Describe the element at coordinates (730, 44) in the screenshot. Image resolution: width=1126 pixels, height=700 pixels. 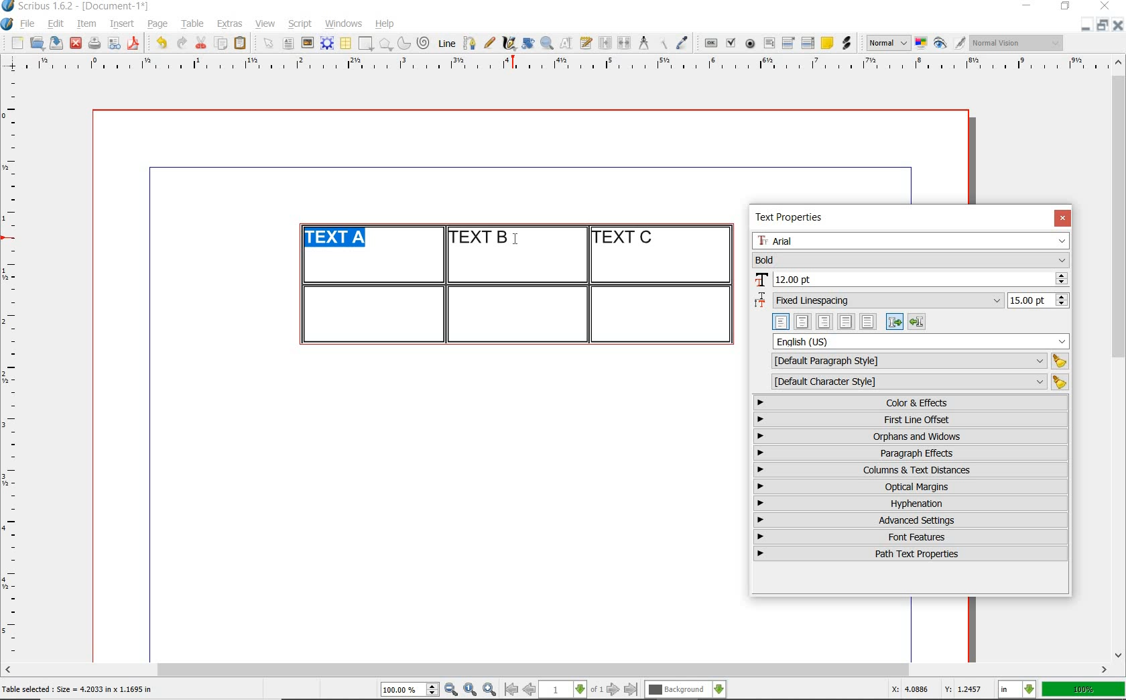
I see `pdf check box` at that location.